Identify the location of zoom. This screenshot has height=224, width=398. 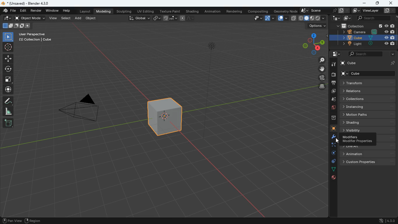
(323, 60).